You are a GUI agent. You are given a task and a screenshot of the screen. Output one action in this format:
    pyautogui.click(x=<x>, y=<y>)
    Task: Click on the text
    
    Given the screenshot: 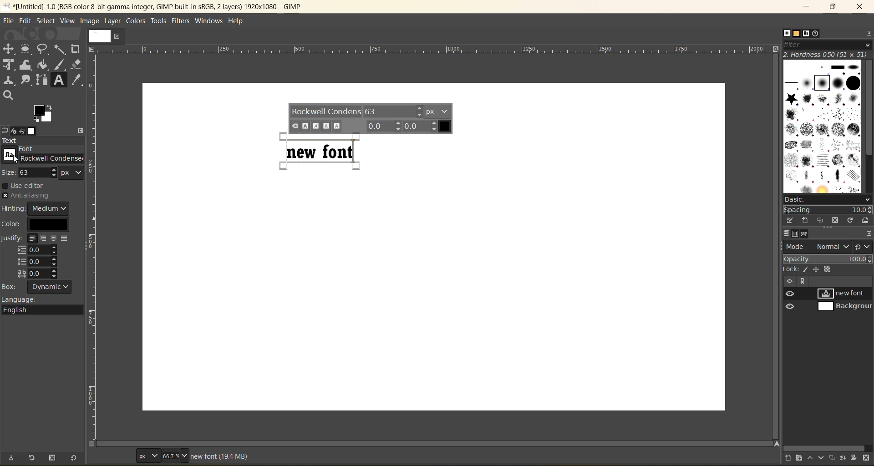 What is the action you would take?
    pyautogui.click(x=43, y=142)
    